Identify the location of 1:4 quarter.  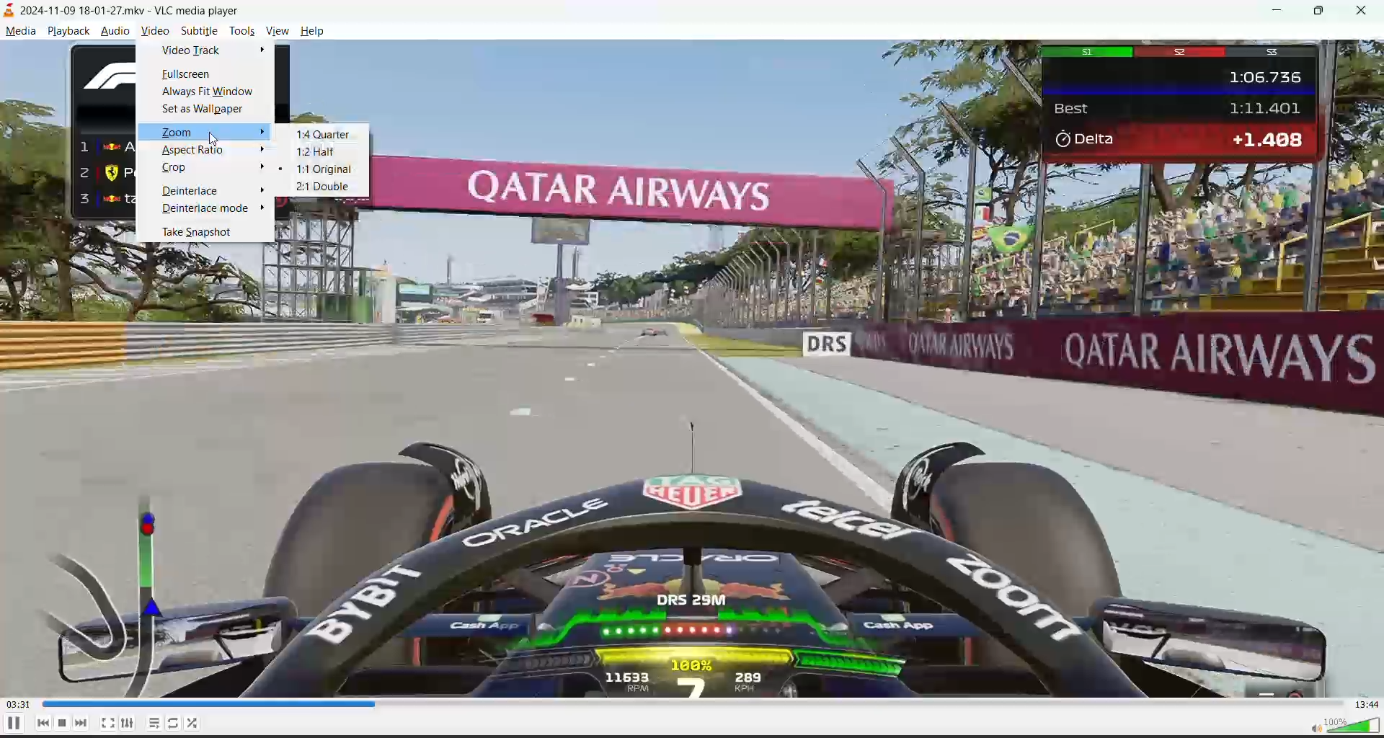
(321, 132).